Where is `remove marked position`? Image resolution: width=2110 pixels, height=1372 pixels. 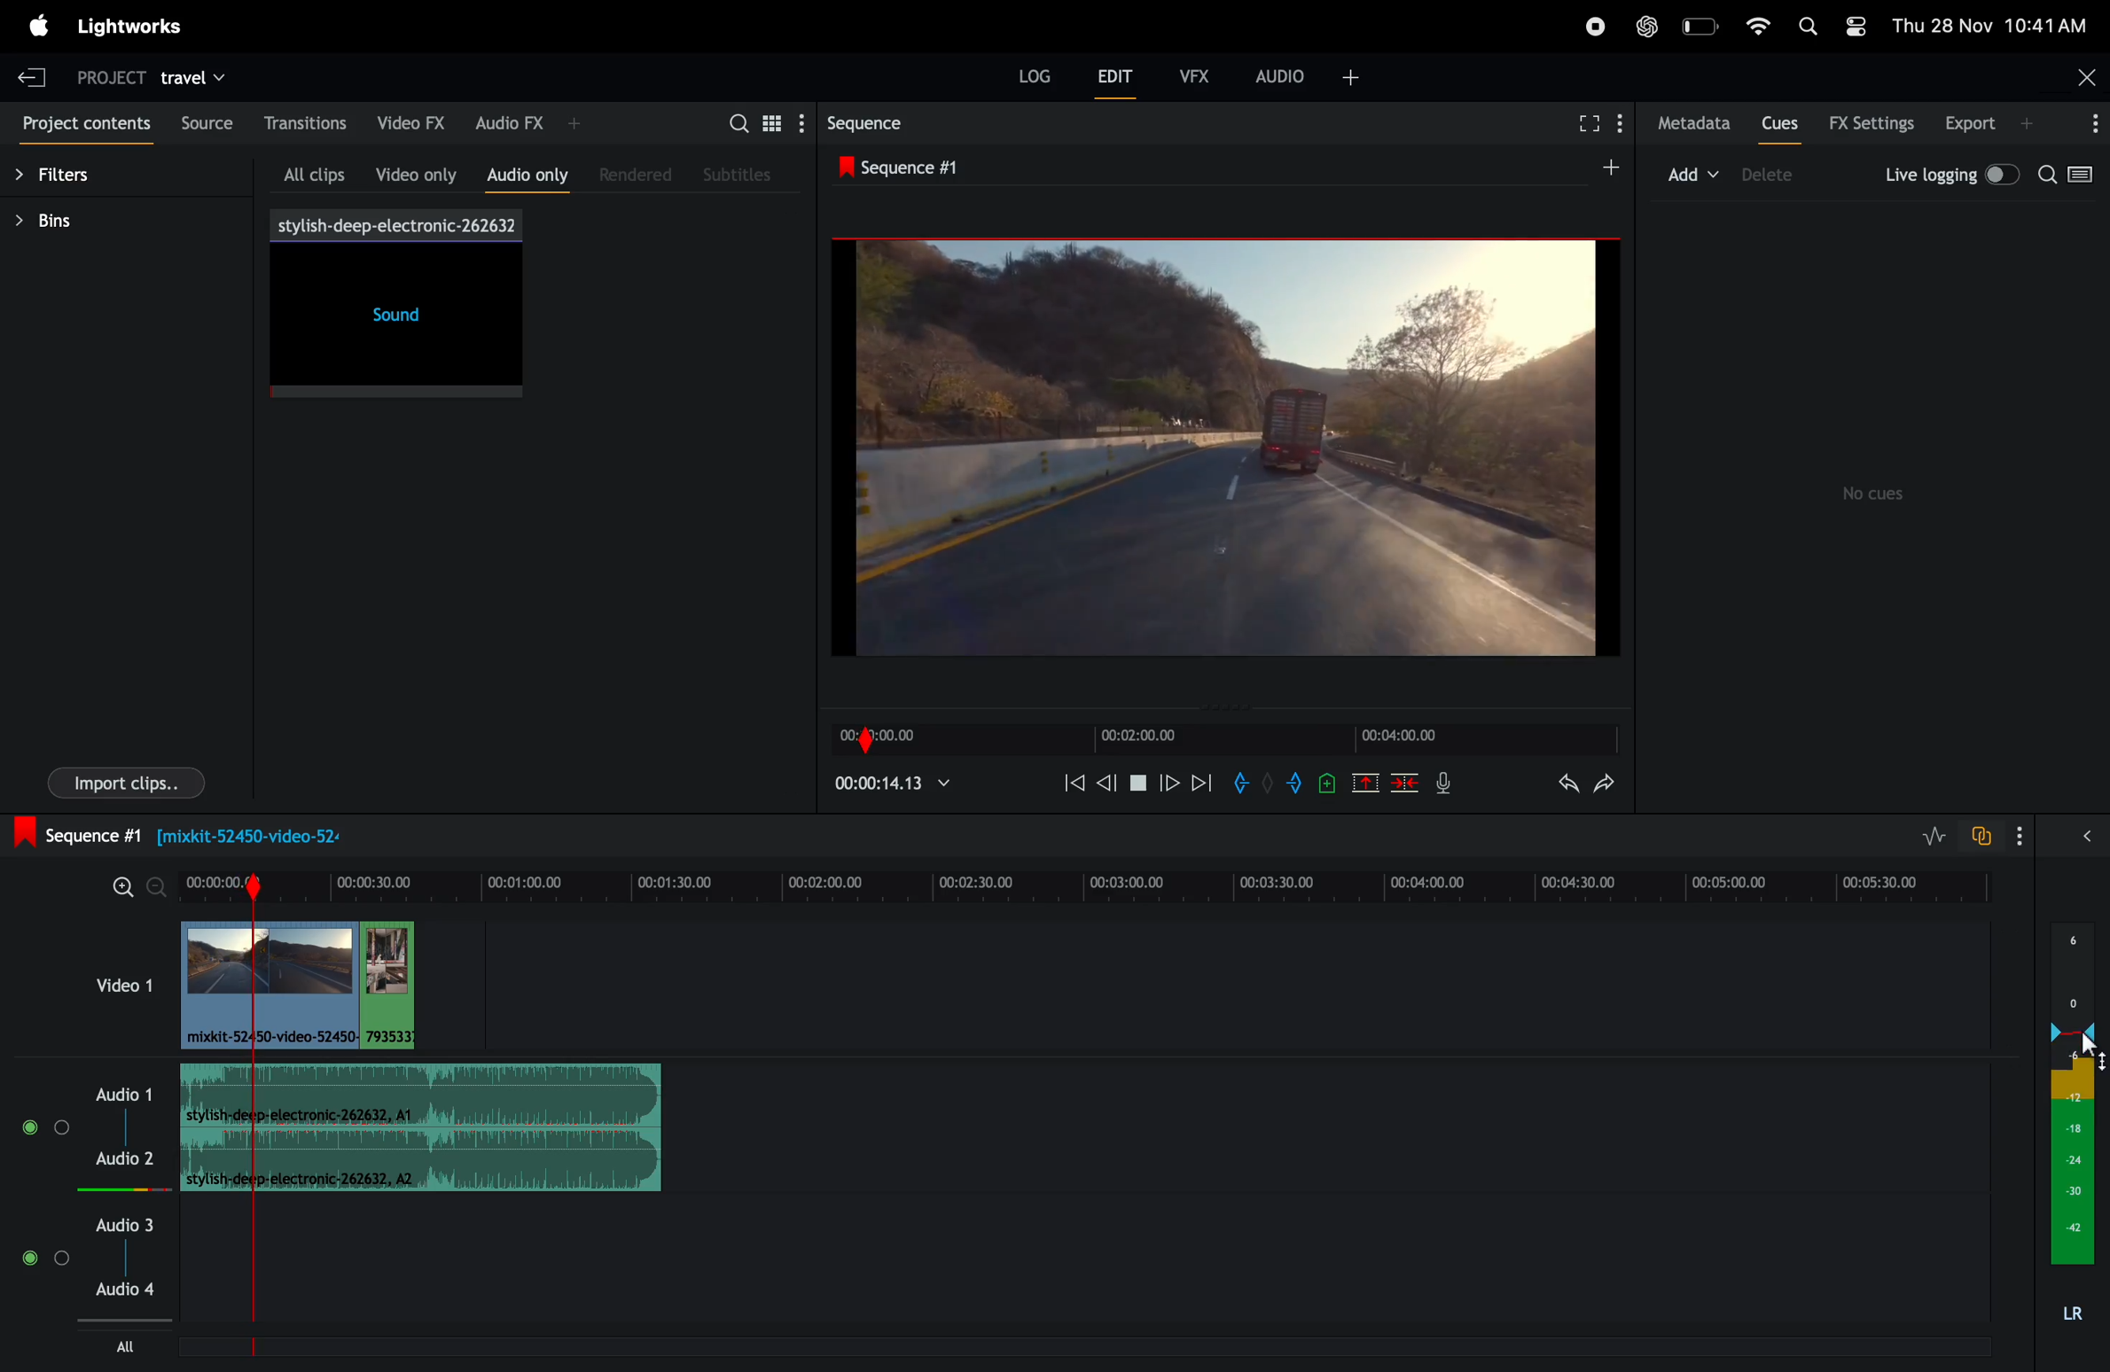 remove marked position is located at coordinates (1364, 782).